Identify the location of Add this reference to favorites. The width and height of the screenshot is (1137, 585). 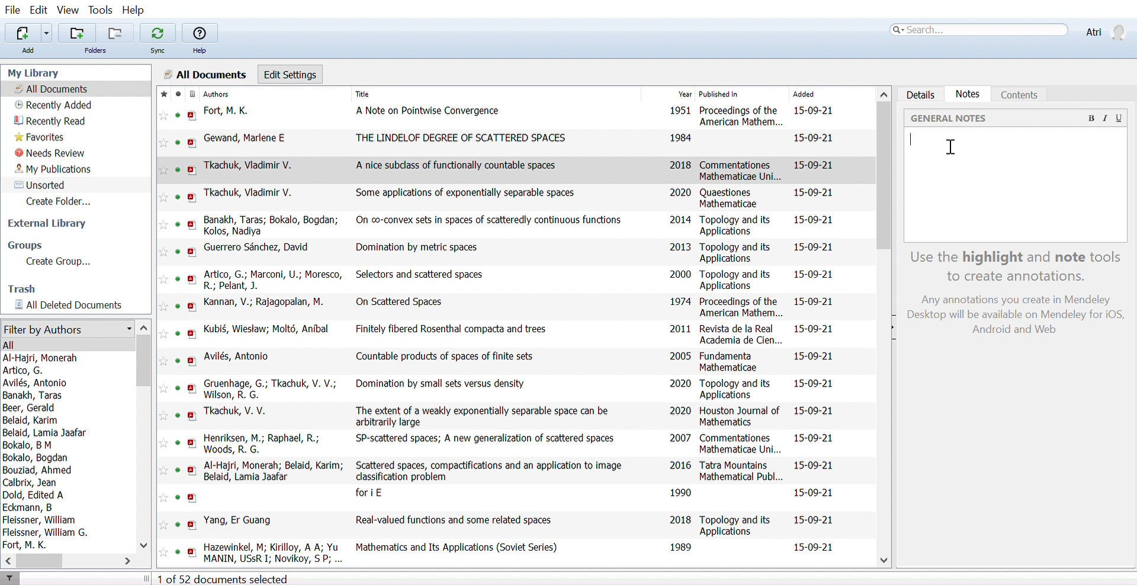
(164, 252).